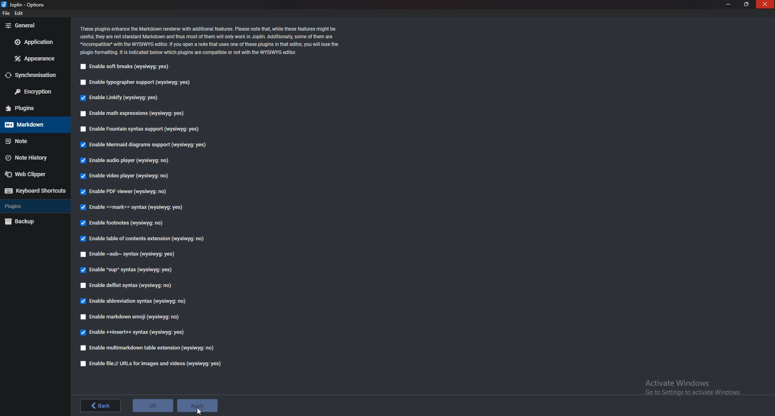 The image size is (775, 416). Describe the element at coordinates (132, 333) in the screenshot. I see `Enable insert syntax` at that location.